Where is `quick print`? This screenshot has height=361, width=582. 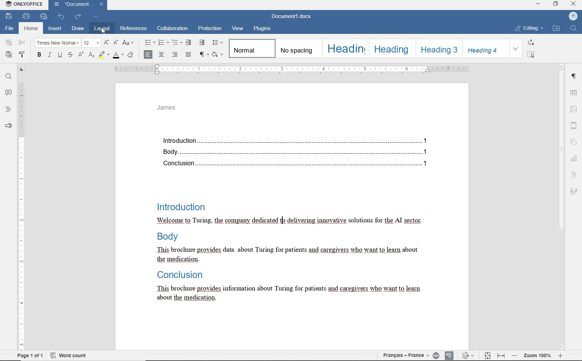 quick print is located at coordinates (44, 17).